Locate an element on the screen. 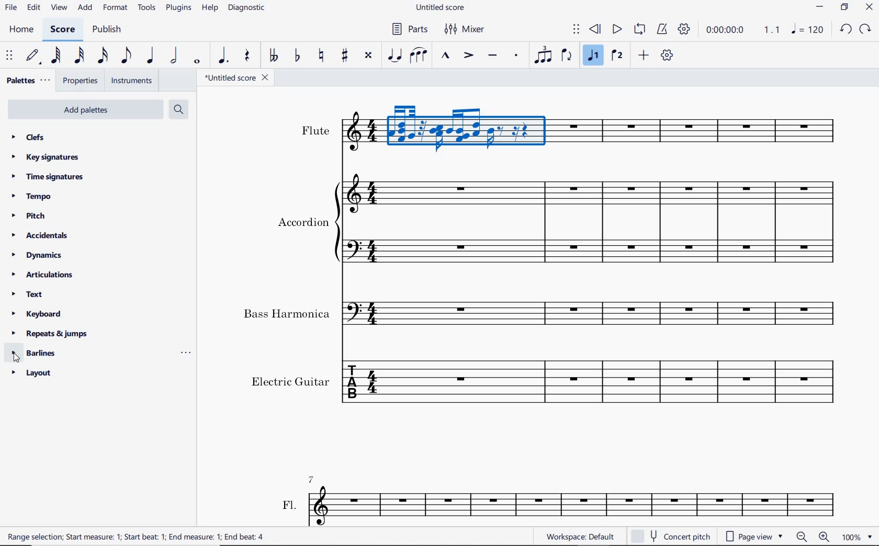 The width and height of the screenshot is (879, 546). diagnostic is located at coordinates (247, 9).